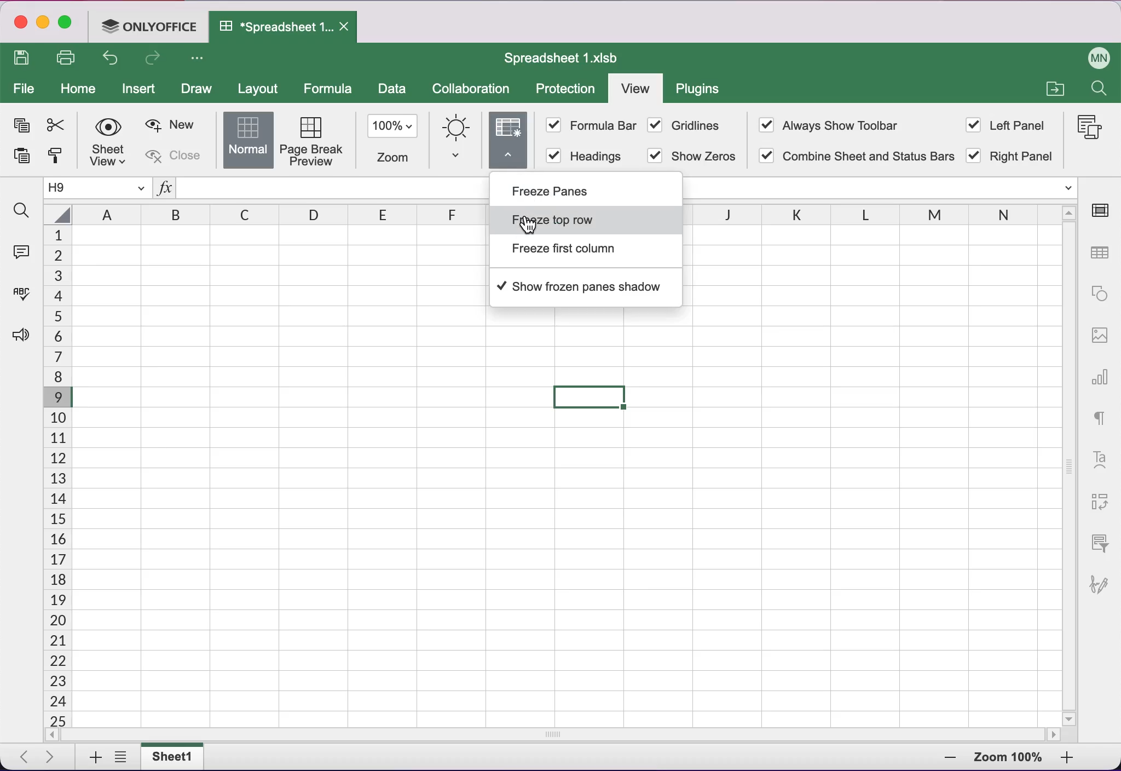 This screenshot has height=771, width=1121. Describe the element at coordinates (510, 143) in the screenshot. I see `fraze panes` at that location.